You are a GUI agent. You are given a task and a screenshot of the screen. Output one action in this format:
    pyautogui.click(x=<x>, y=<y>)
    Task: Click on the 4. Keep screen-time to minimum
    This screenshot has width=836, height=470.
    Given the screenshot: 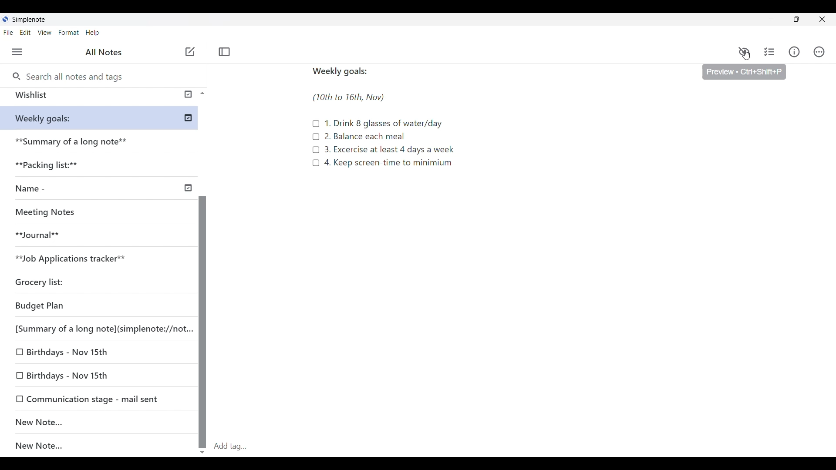 What is the action you would take?
    pyautogui.click(x=389, y=164)
    